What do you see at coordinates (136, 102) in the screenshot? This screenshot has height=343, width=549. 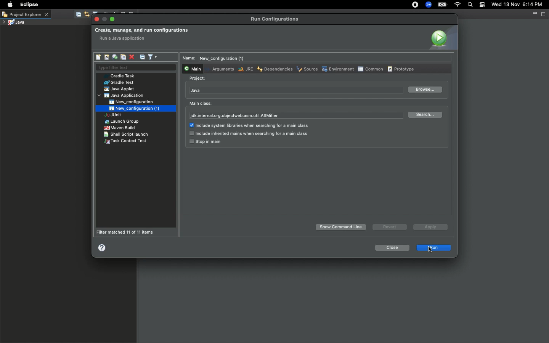 I see `New_configuration` at bounding box center [136, 102].